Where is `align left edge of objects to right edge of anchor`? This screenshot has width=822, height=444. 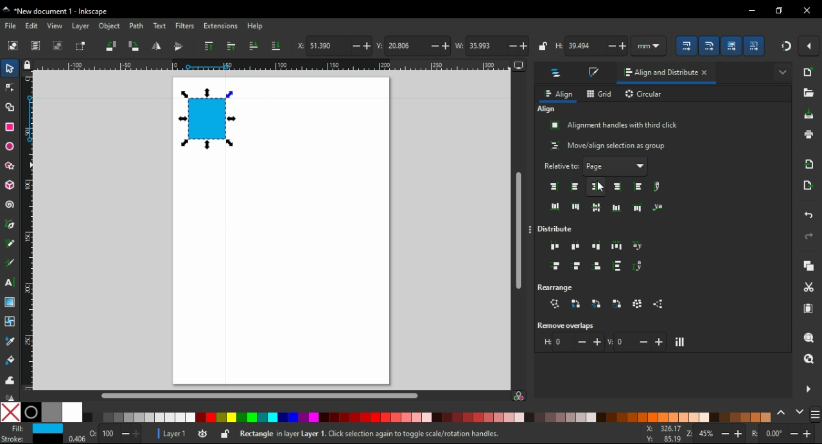 align left edge of objects to right edge of anchor is located at coordinates (640, 187).